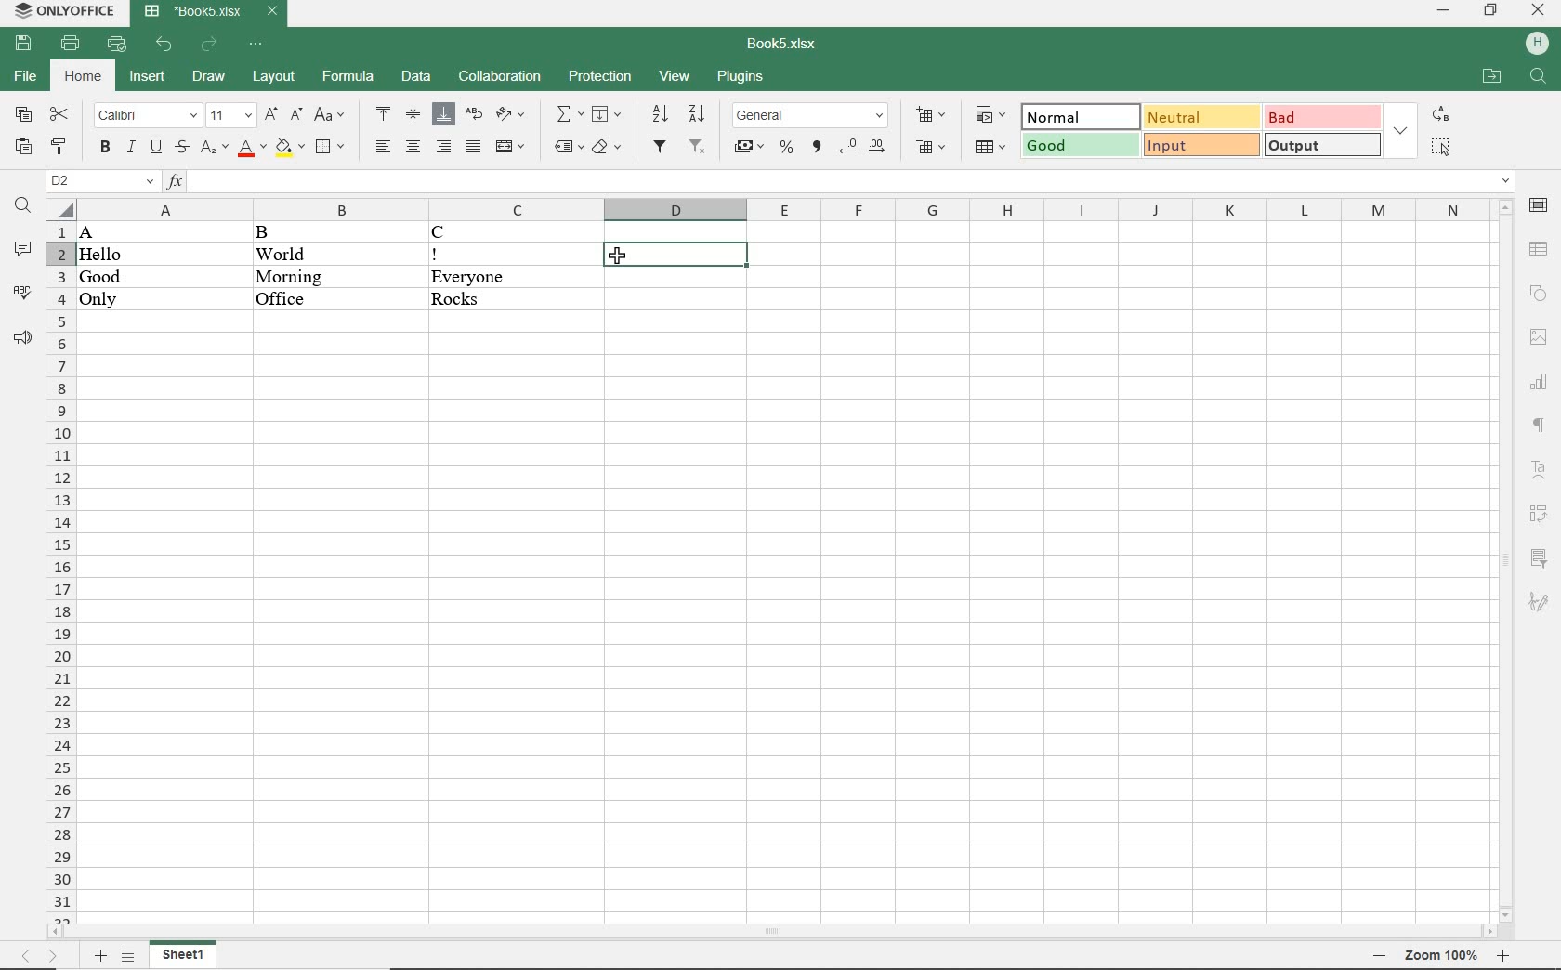 This screenshot has width=1561, height=970. What do you see at coordinates (251, 150) in the screenshot?
I see `font color` at bounding box center [251, 150].